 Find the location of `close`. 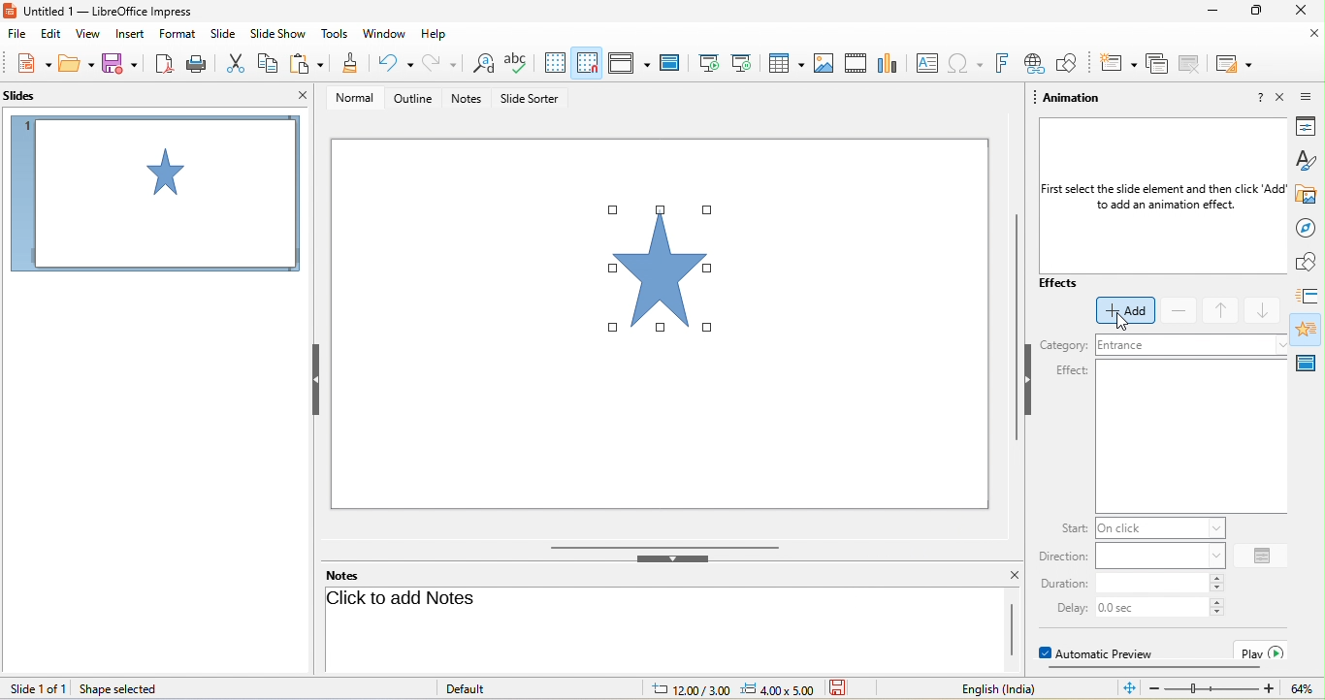

close is located at coordinates (1305, 10).